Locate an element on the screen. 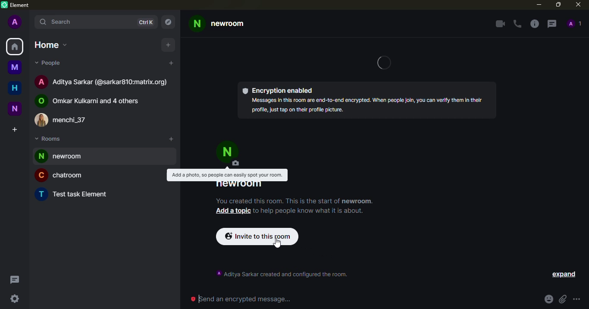 This screenshot has width=589, height=309. attach is located at coordinates (562, 300).